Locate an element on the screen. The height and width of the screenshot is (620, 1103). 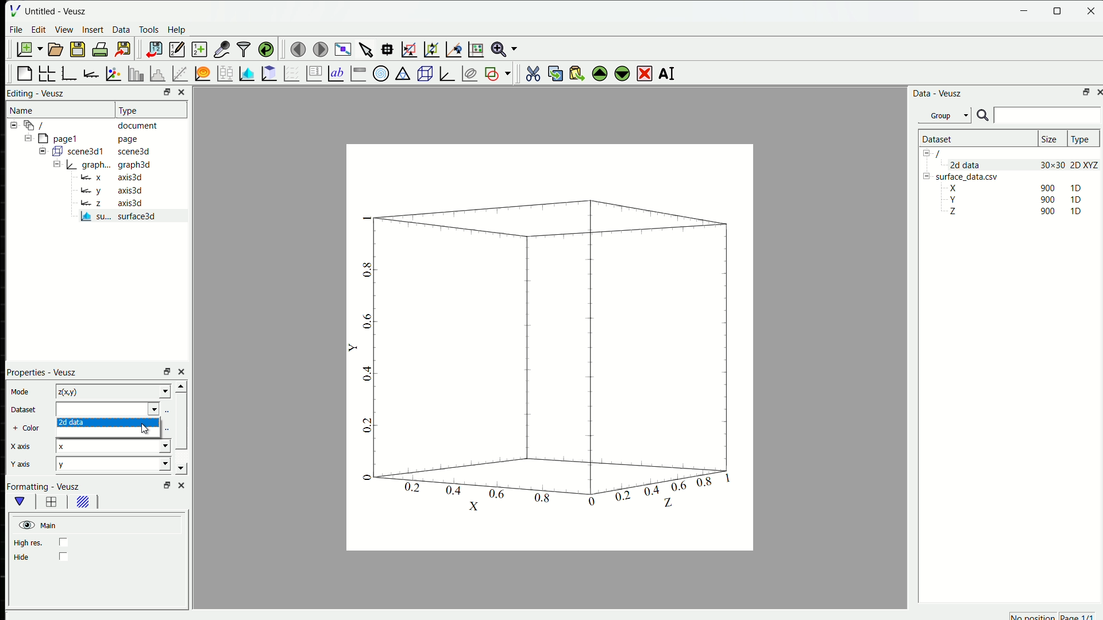
plot box plots is located at coordinates (226, 73).